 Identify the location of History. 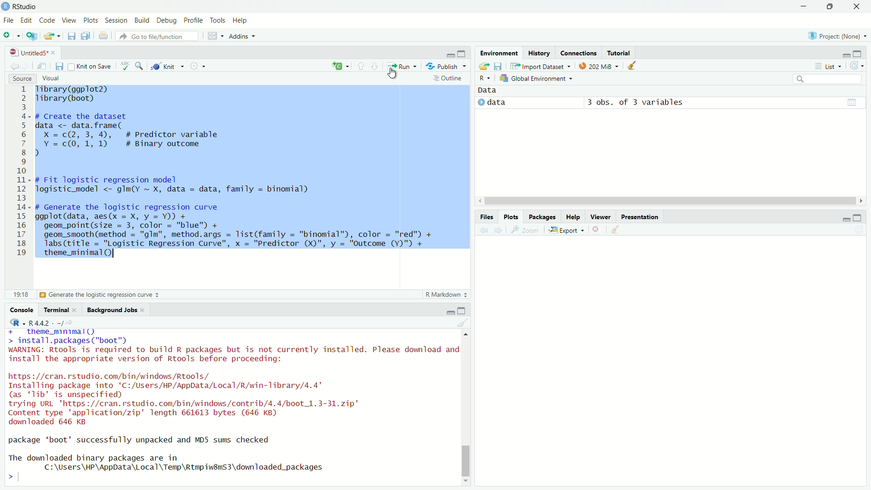
(539, 53).